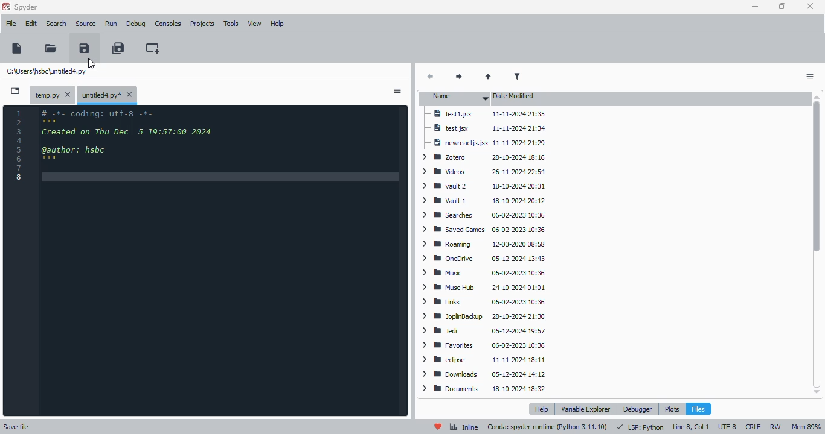  Describe the element at coordinates (11, 24) in the screenshot. I see `file` at that location.